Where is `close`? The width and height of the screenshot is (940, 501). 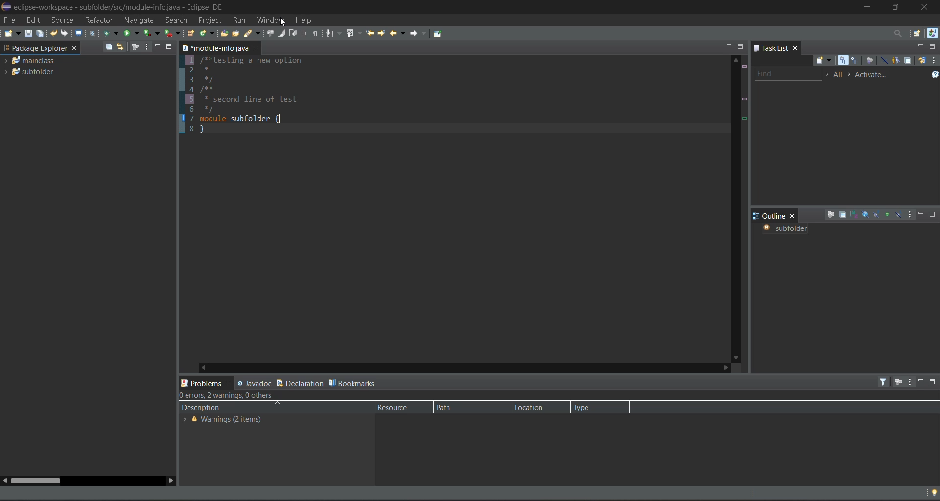 close is located at coordinates (76, 49).